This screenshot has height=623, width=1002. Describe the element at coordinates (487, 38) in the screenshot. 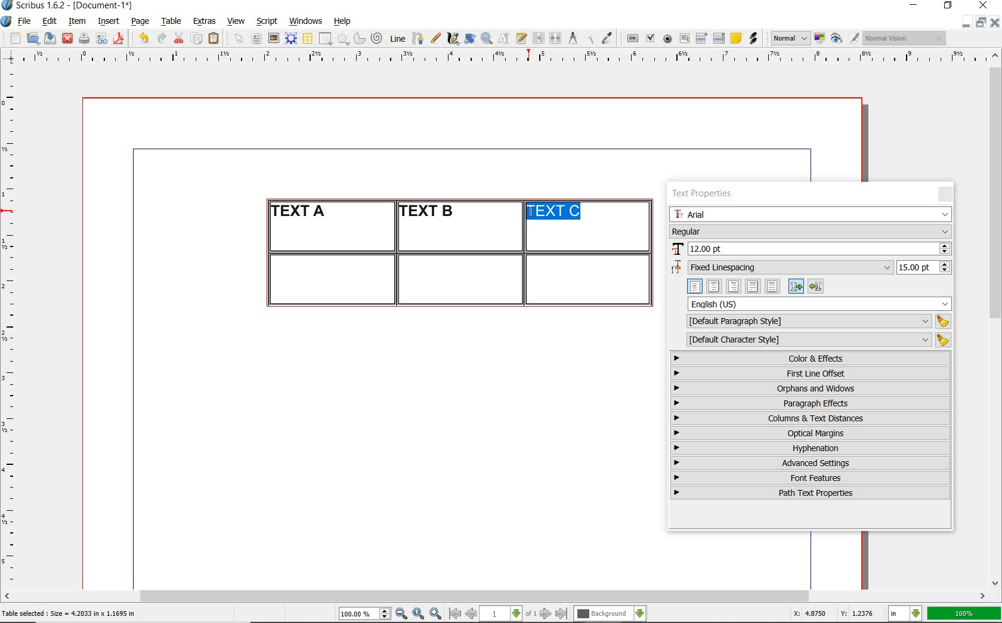

I see `zoom in or zoom out` at that location.